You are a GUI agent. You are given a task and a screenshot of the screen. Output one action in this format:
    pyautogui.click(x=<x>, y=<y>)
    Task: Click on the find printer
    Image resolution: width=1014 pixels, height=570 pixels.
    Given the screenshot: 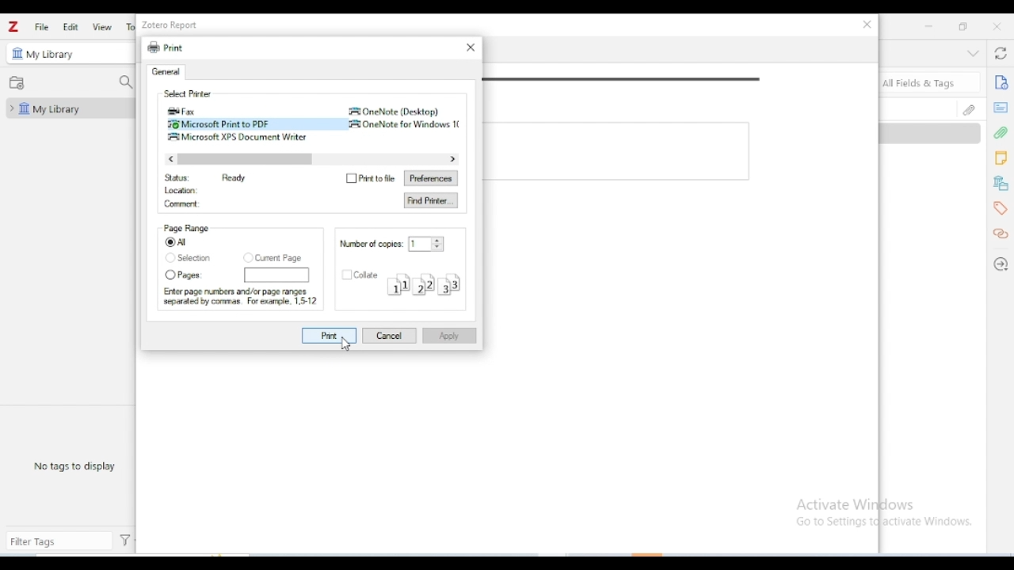 What is the action you would take?
    pyautogui.click(x=430, y=200)
    